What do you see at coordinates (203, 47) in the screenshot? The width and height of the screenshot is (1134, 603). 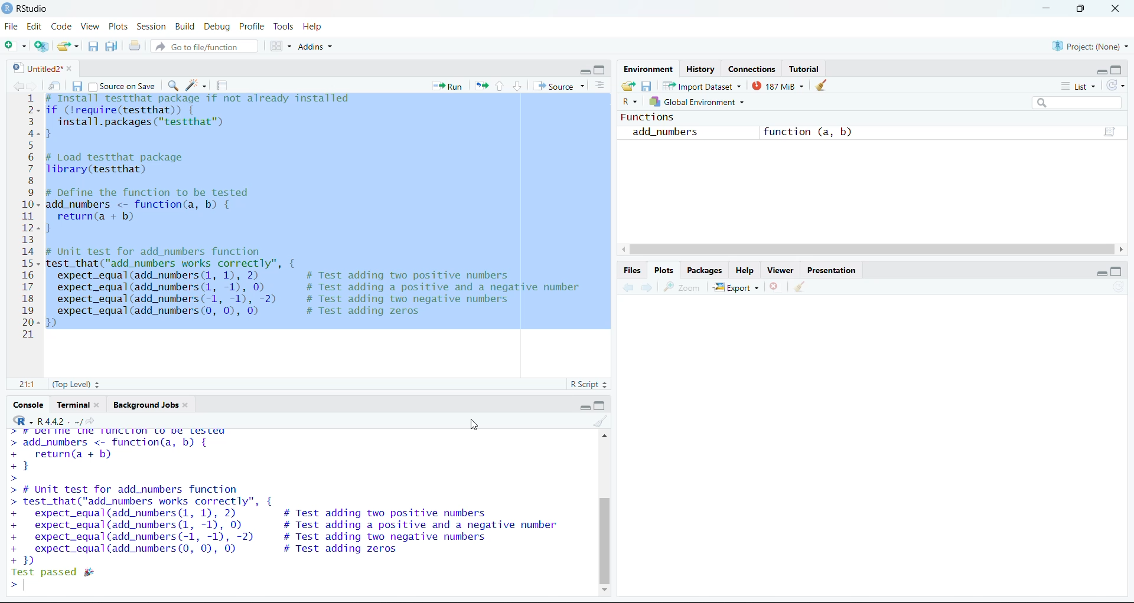 I see `go to file/function` at bounding box center [203, 47].